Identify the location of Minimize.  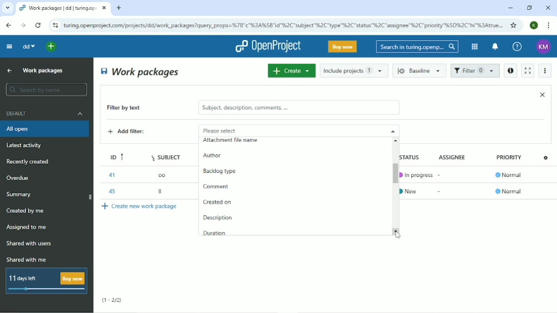
(510, 8).